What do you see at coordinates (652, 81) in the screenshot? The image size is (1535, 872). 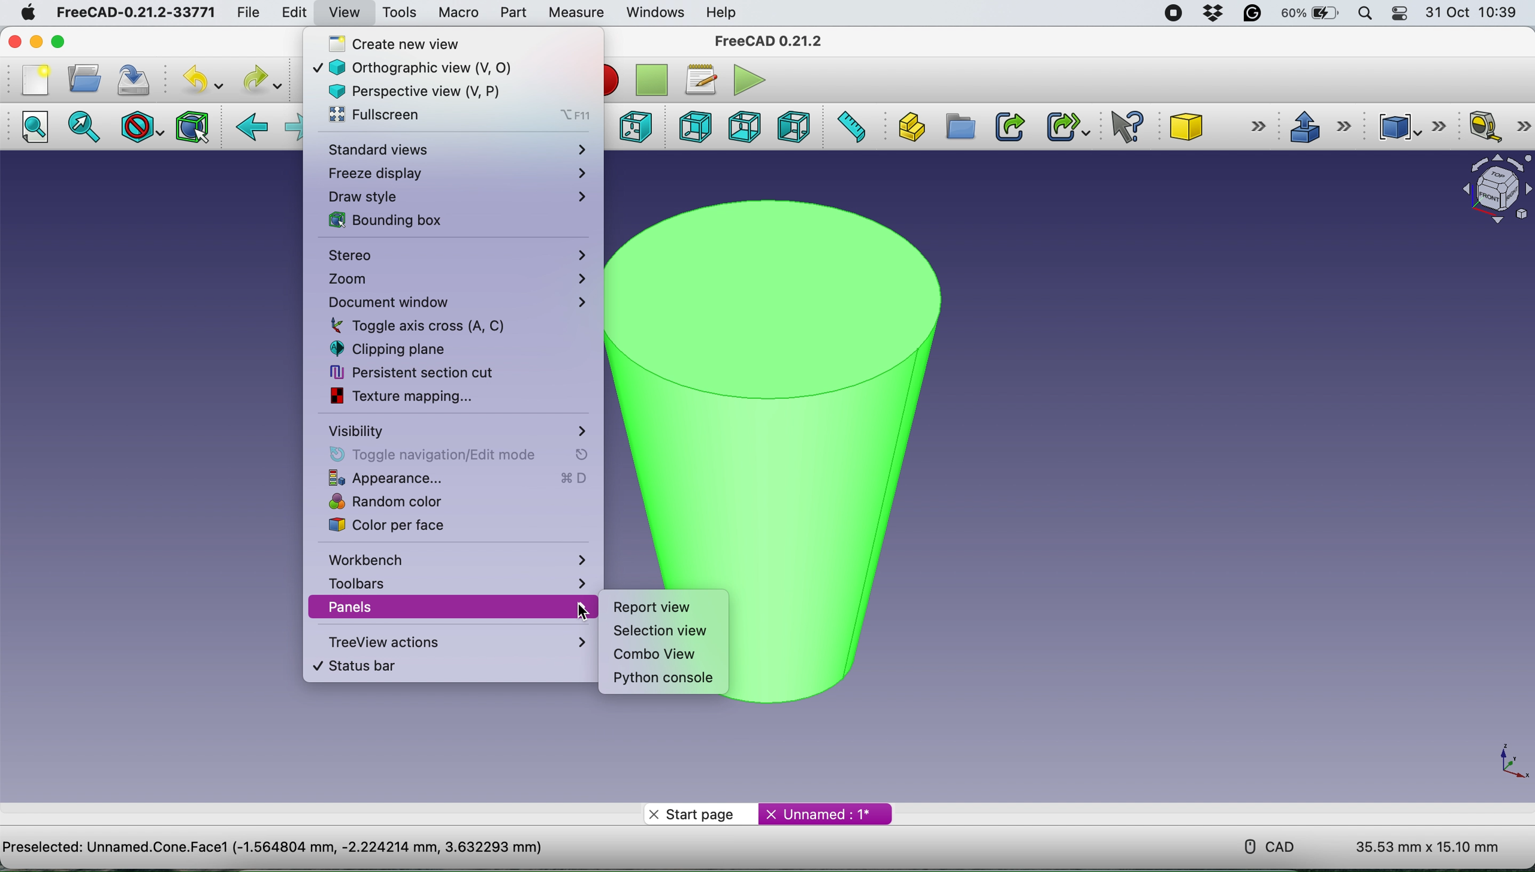 I see `step recording macros` at bounding box center [652, 81].